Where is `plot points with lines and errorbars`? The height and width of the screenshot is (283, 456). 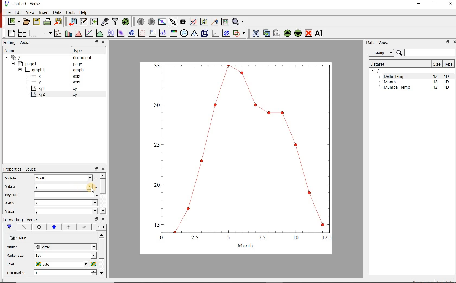
plot points with lines and errorbars is located at coordinates (57, 33).